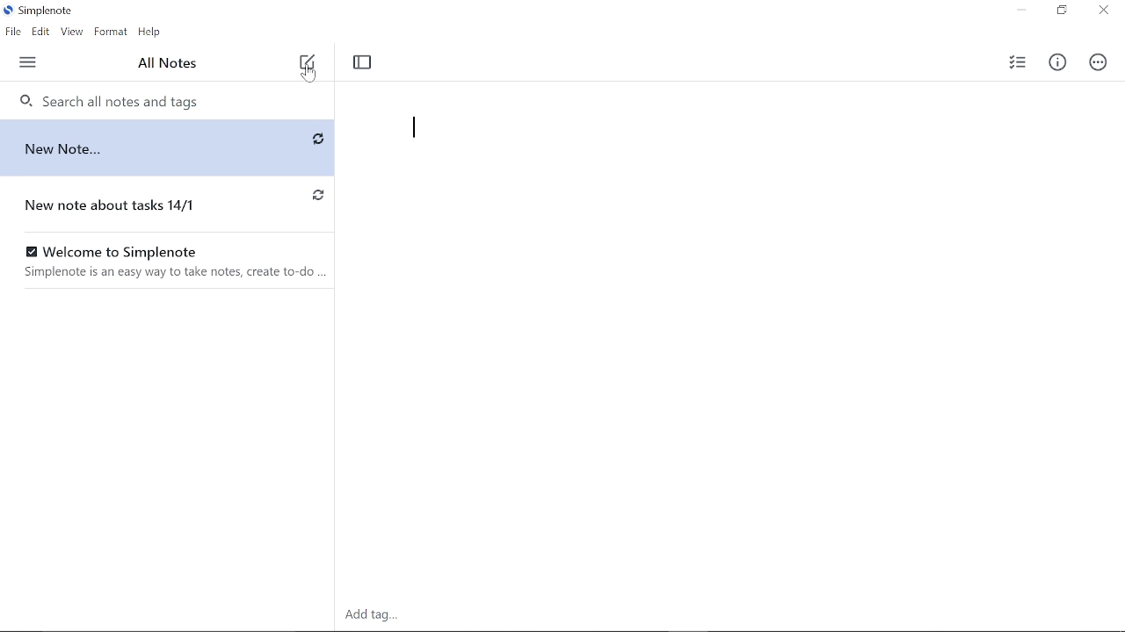 The width and height of the screenshot is (1125, 632). Describe the element at coordinates (1061, 11) in the screenshot. I see `restore down` at that location.